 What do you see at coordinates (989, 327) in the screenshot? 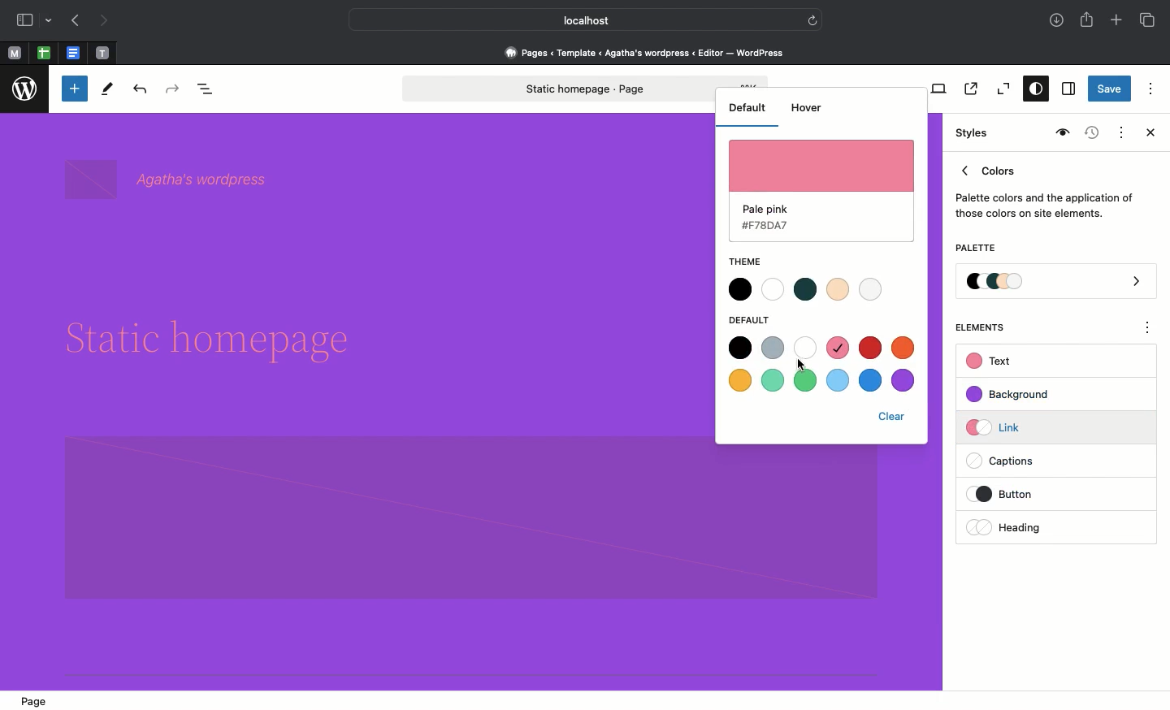
I see `Elements` at bounding box center [989, 327].